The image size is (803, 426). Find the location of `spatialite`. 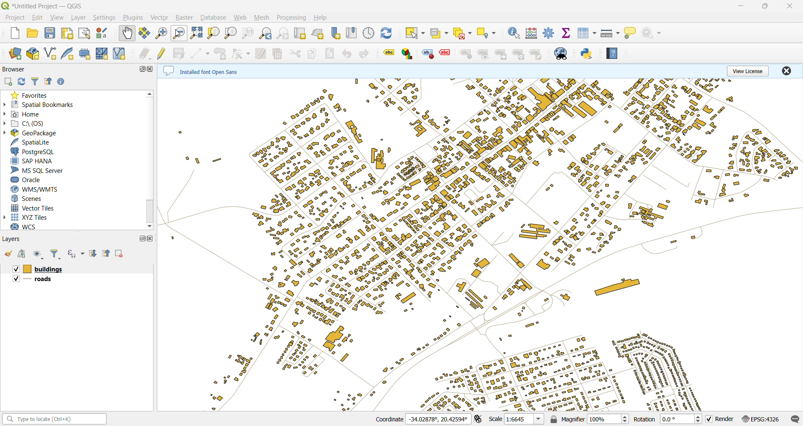

spatialite is located at coordinates (34, 142).